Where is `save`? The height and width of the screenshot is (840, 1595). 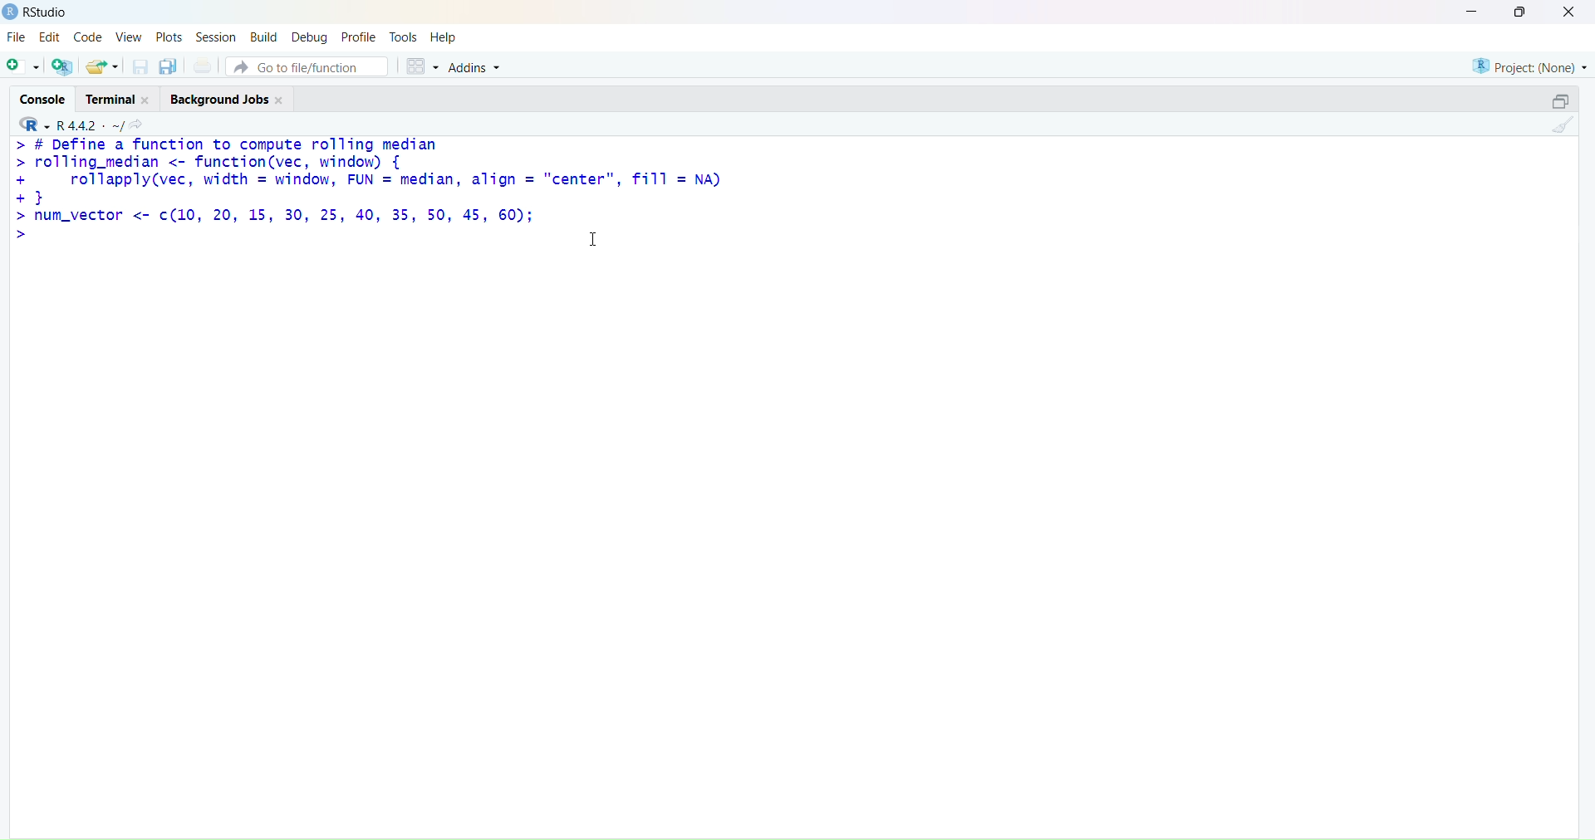 save is located at coordinates (143, 66).